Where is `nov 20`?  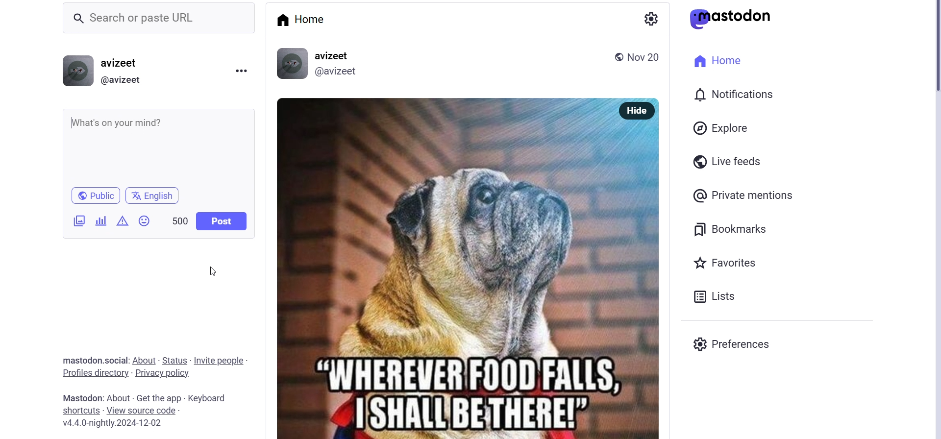
nov 20 is located at coordinates (644, 56).